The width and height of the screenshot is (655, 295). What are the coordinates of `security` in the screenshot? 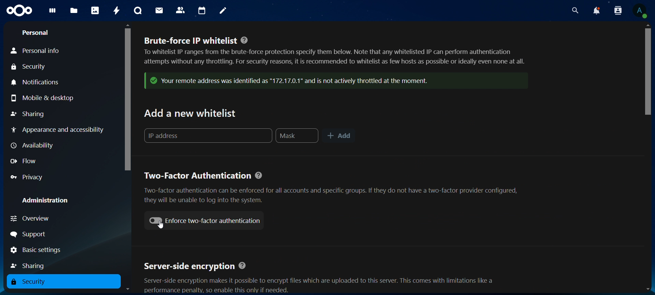 It's located at (29, 67).